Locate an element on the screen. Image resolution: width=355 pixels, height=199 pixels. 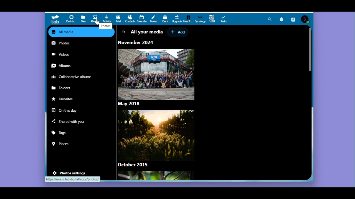
Image is located at coordinates (156, 74).